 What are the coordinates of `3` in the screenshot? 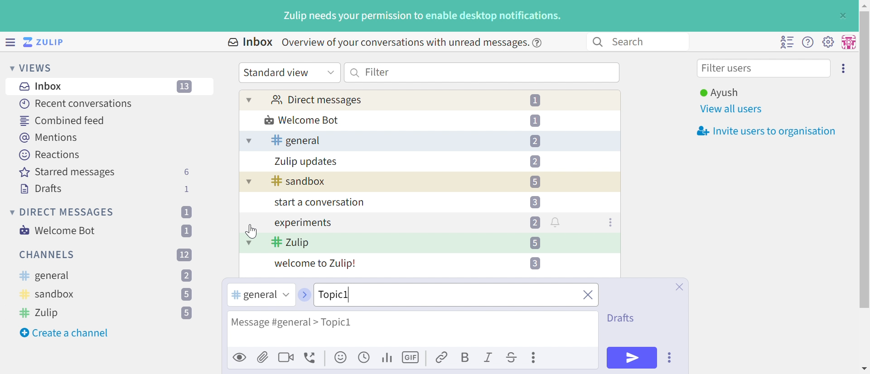 It's located at (534, 263).